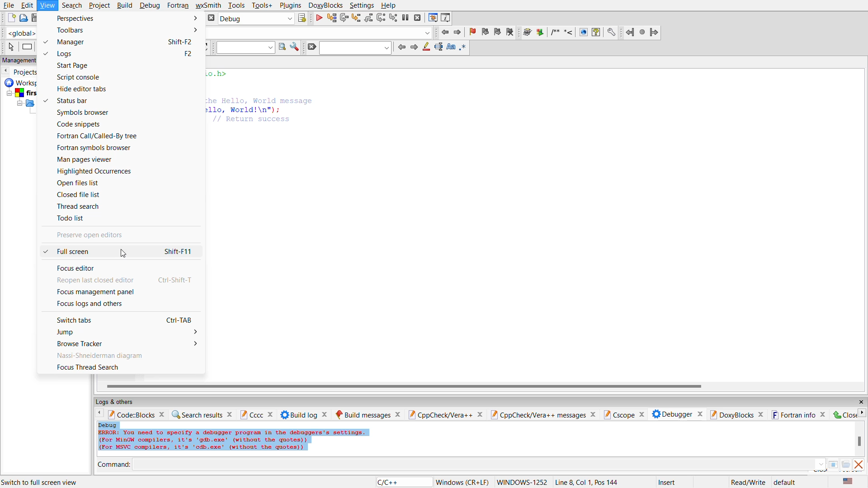 This screenshot has height=488, width=868. Describe the element at coordinates (511, 32) in the screenshot. I see `clear bookmarks` at that location.